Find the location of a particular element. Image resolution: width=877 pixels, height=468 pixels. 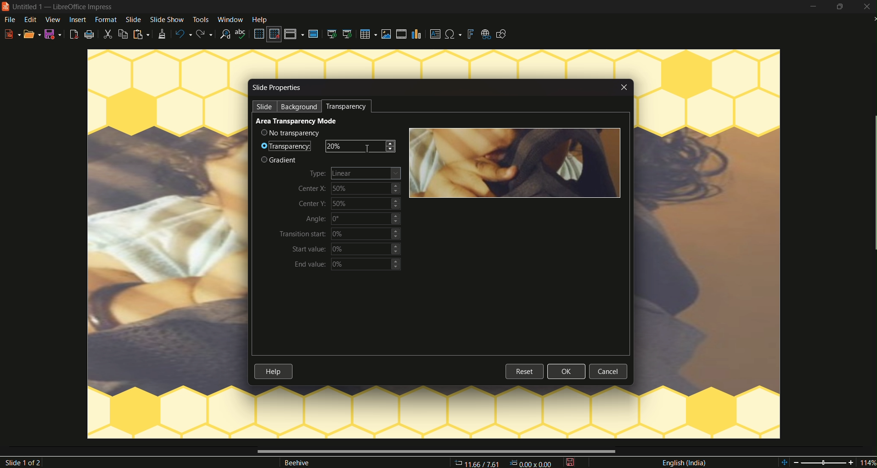

114% is located at coordinates (827, 461).